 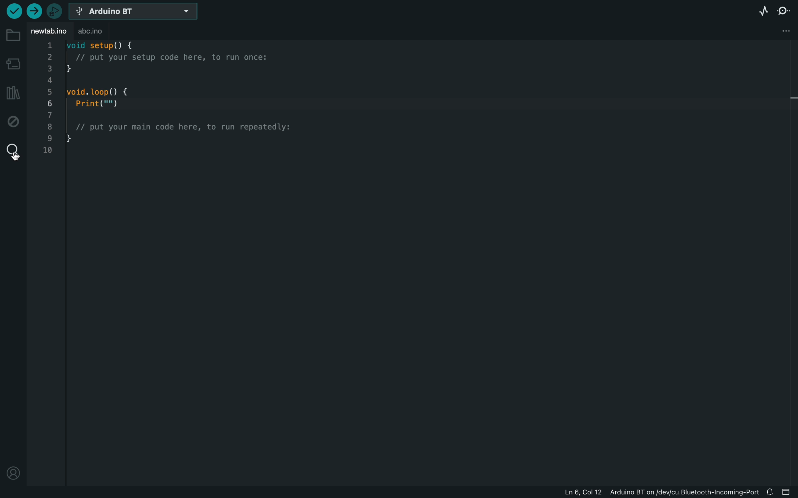 What do you see at coordinates (48, 30) in the screenshot?
I see `file tab` at bounding box center [48, 30].